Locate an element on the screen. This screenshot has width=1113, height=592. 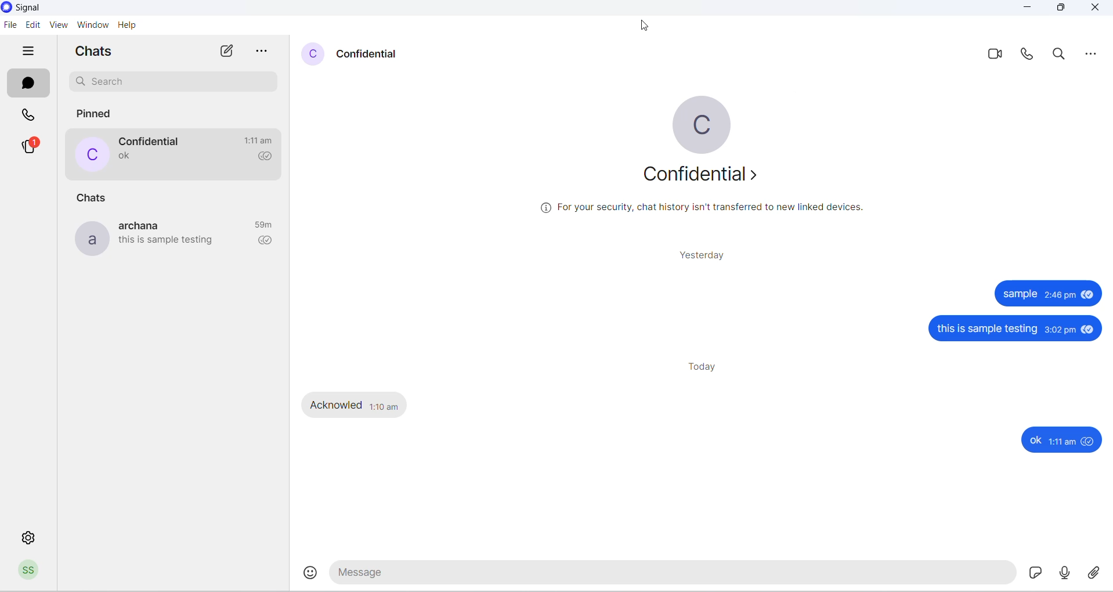
yesterday messages heading is located at coordinates (703, 255).